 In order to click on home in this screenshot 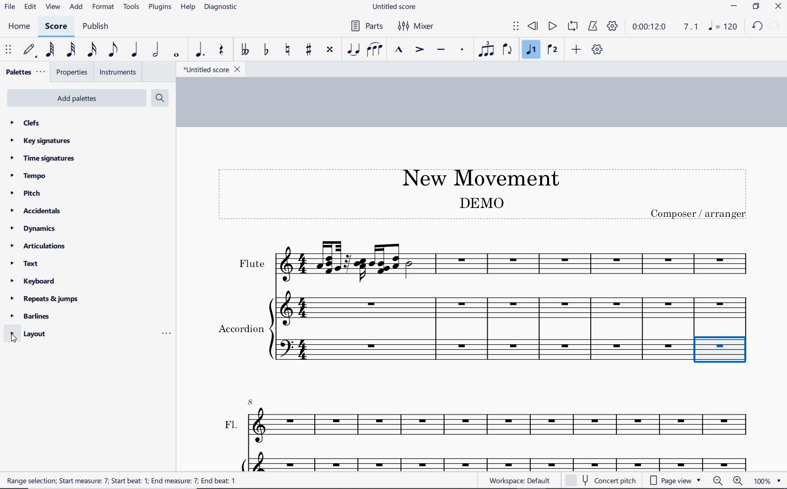, I will do `click(19, 26)`.